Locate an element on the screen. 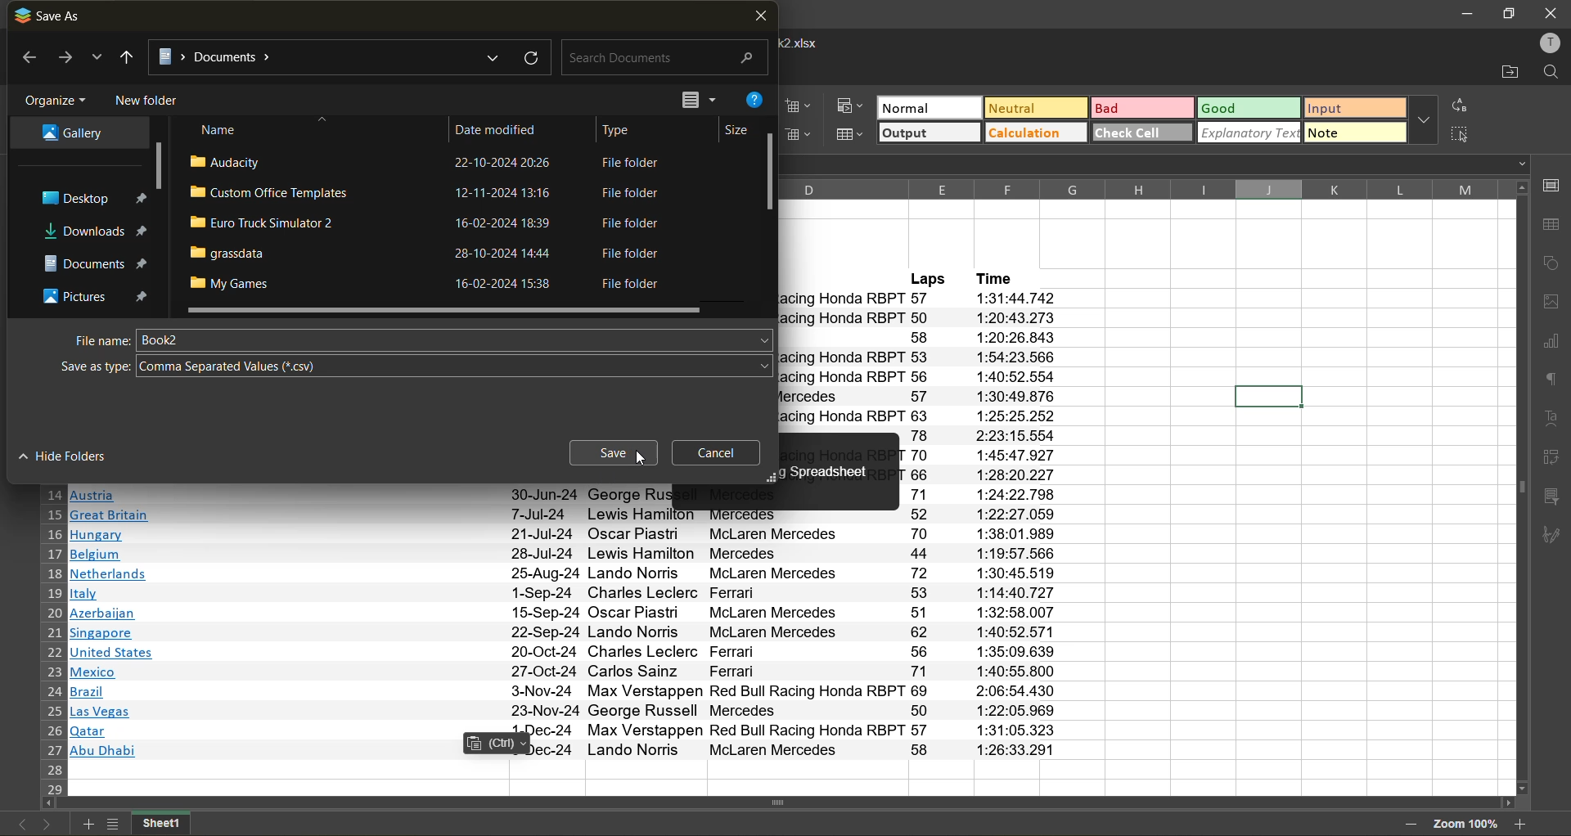 The width and height of the screenshot is (1571, 836). vertical scrollbar is located at coordinates (1519, 488).